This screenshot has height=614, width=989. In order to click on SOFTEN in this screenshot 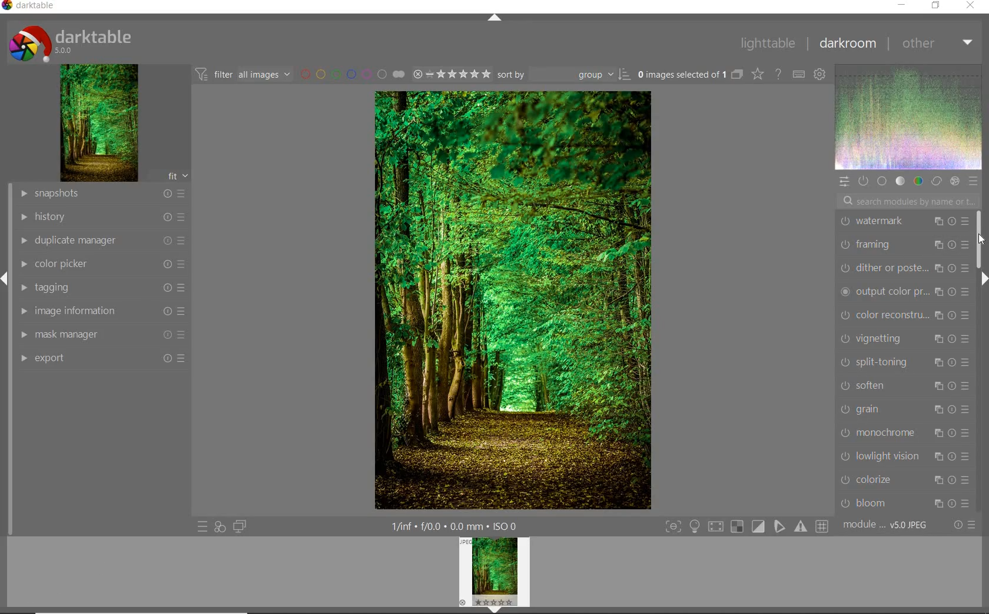, I will do `click(905, 385)`.